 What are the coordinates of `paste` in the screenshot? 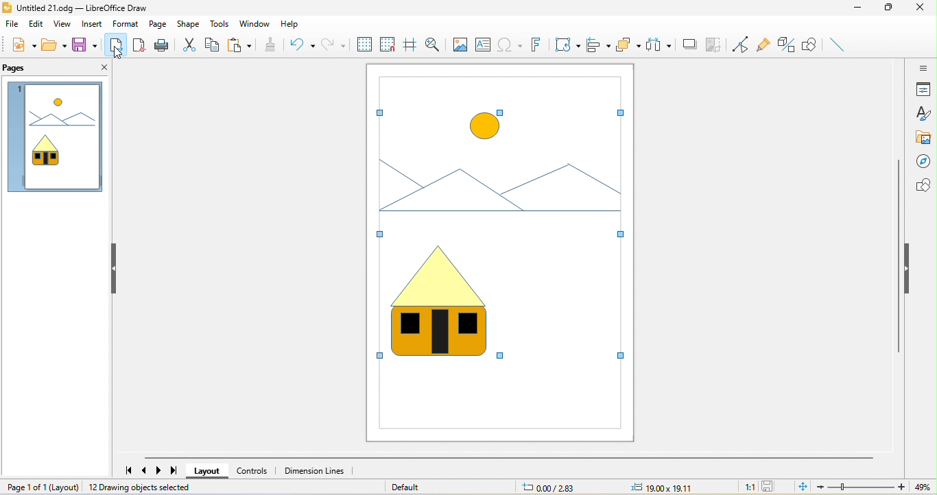 It's located at (240, 44).